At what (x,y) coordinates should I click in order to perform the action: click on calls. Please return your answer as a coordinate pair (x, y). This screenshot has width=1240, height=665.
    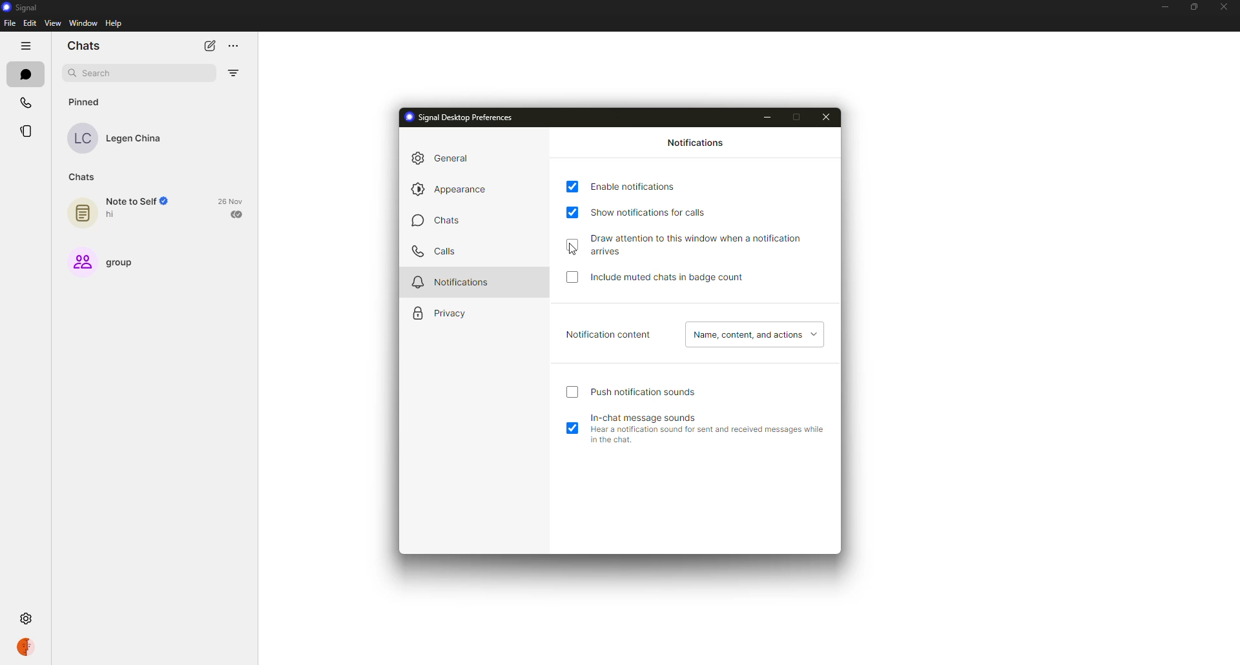
    Looking at the image, I should click on (433, 251).